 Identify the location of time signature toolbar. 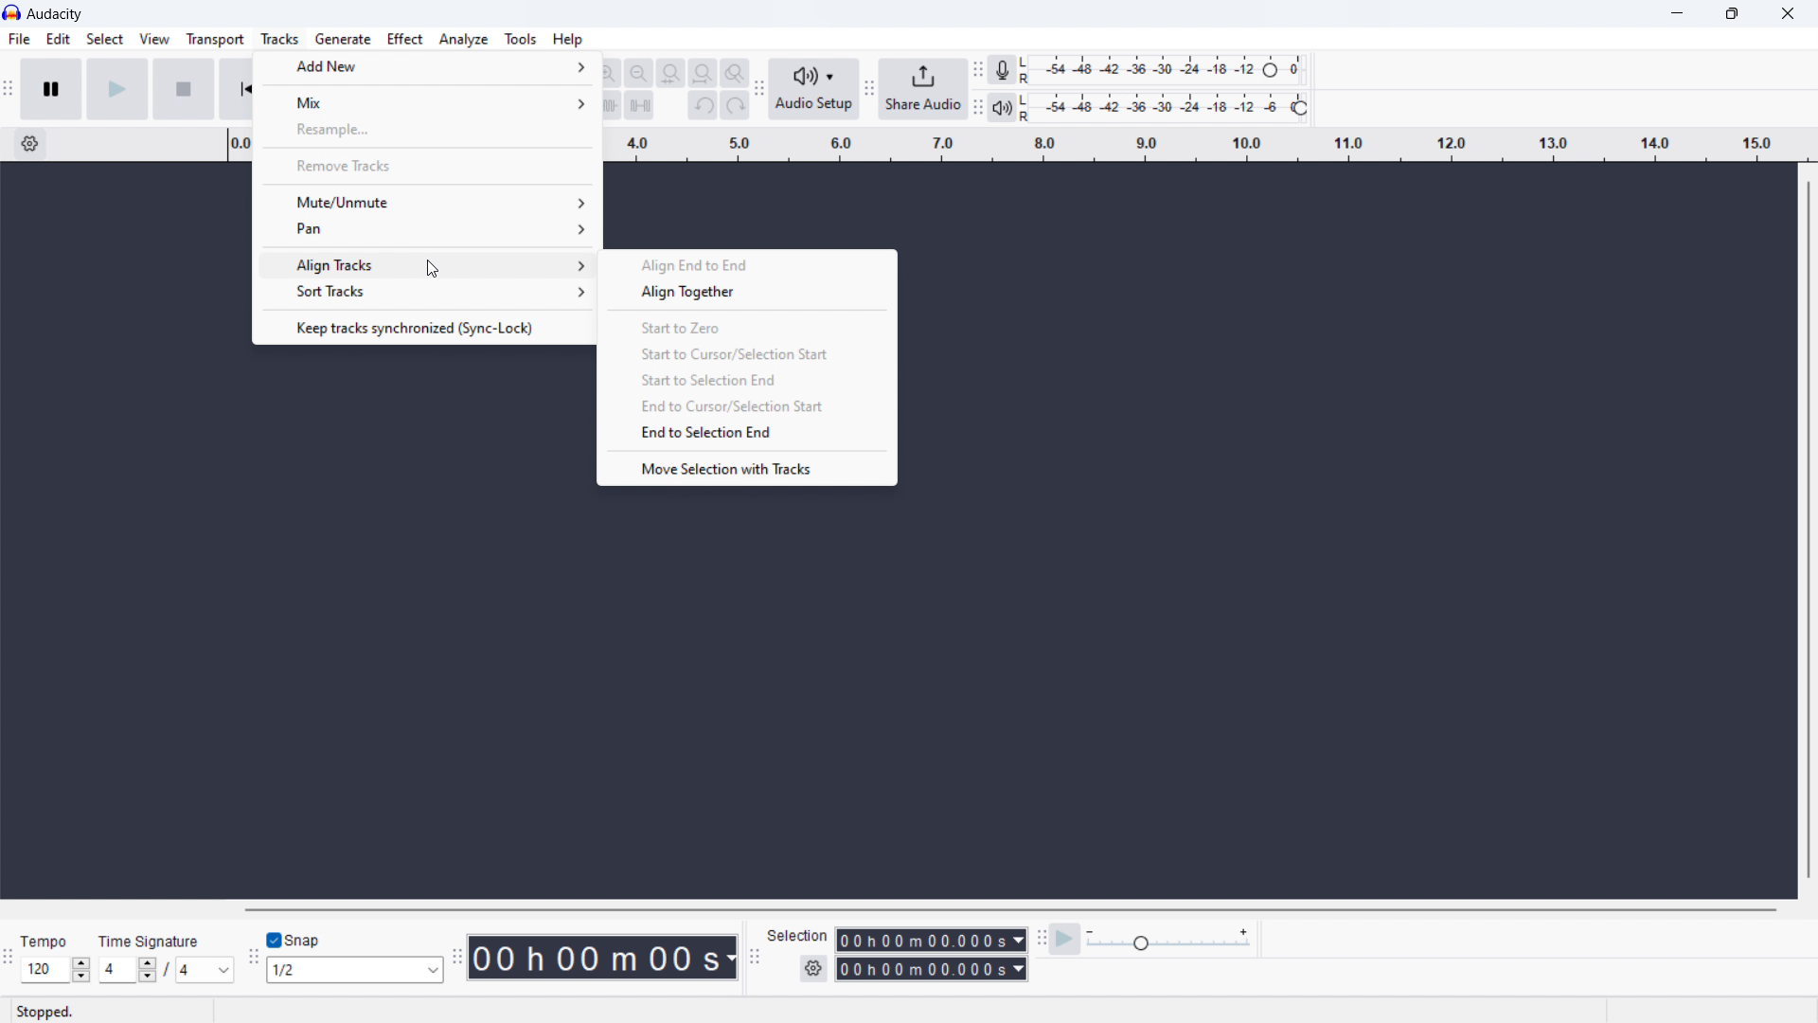
(8, 957).